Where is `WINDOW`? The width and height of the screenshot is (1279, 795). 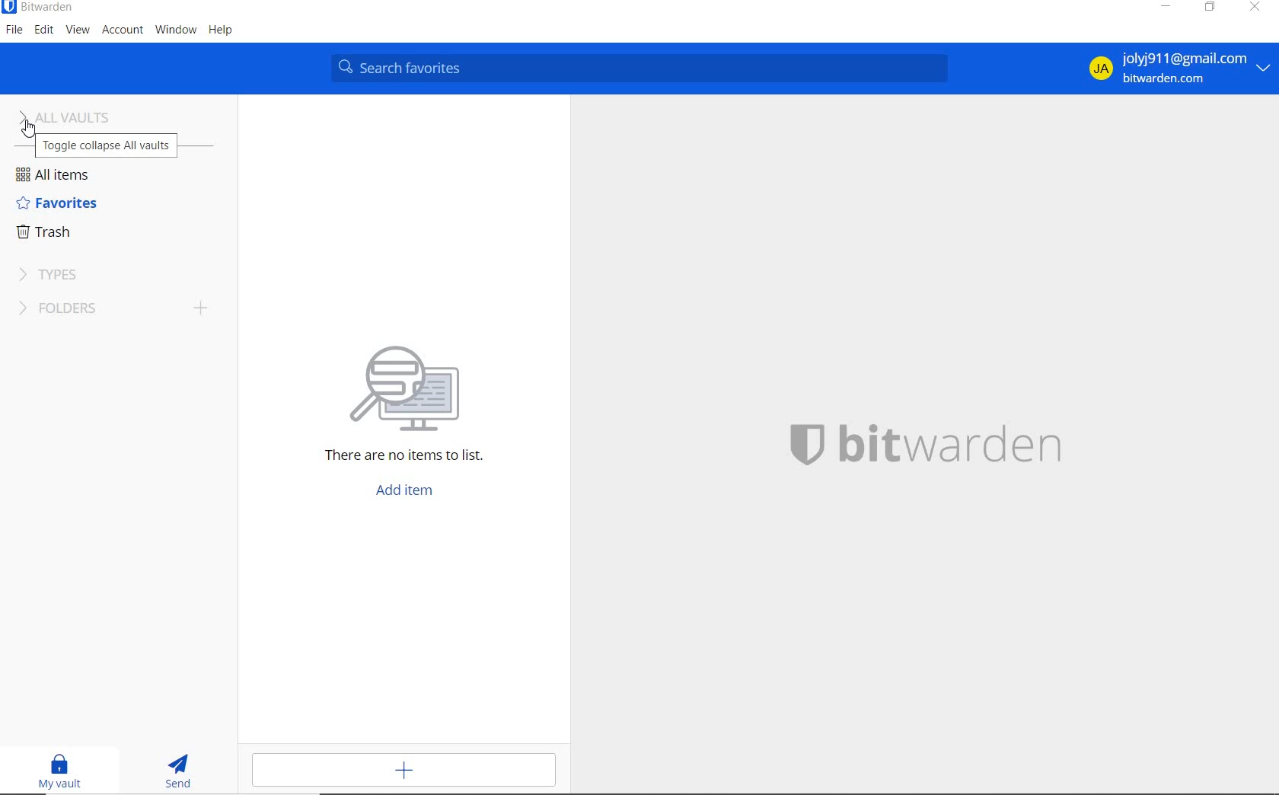
WINDOW is located at coordinates (175, 30).